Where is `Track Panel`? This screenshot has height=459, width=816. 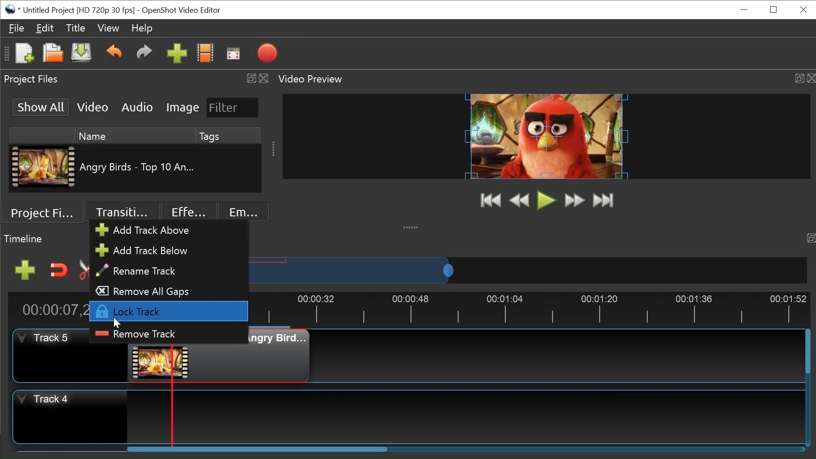
Track Panel is located at coordinates (461, 416).